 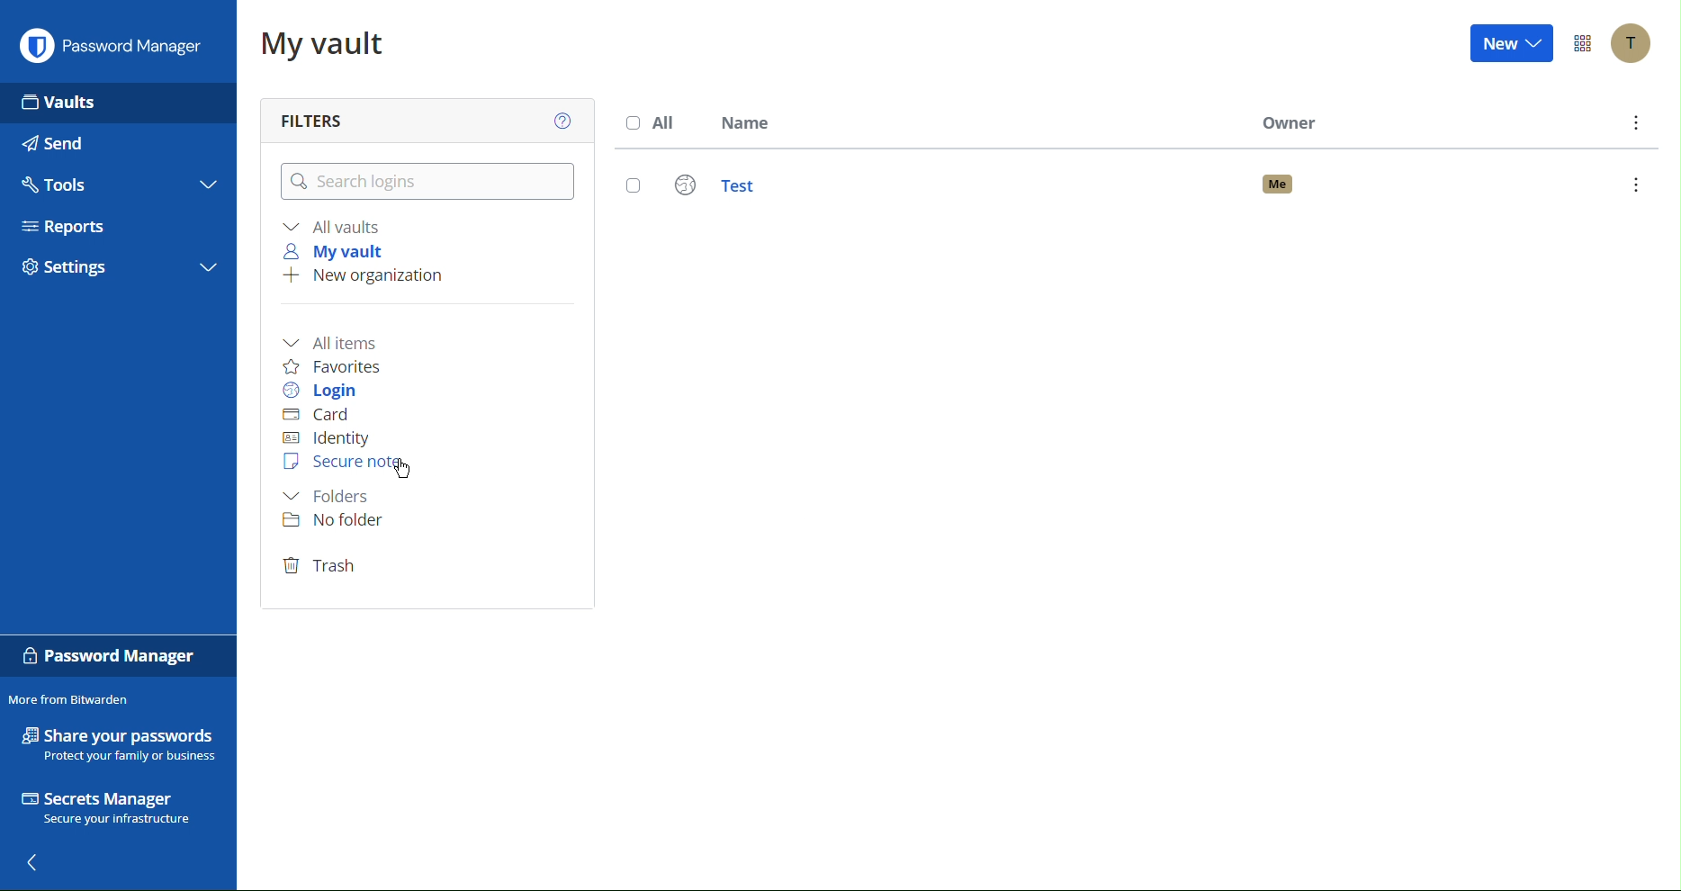 I want to click on All items, so click(x=337, y=340).